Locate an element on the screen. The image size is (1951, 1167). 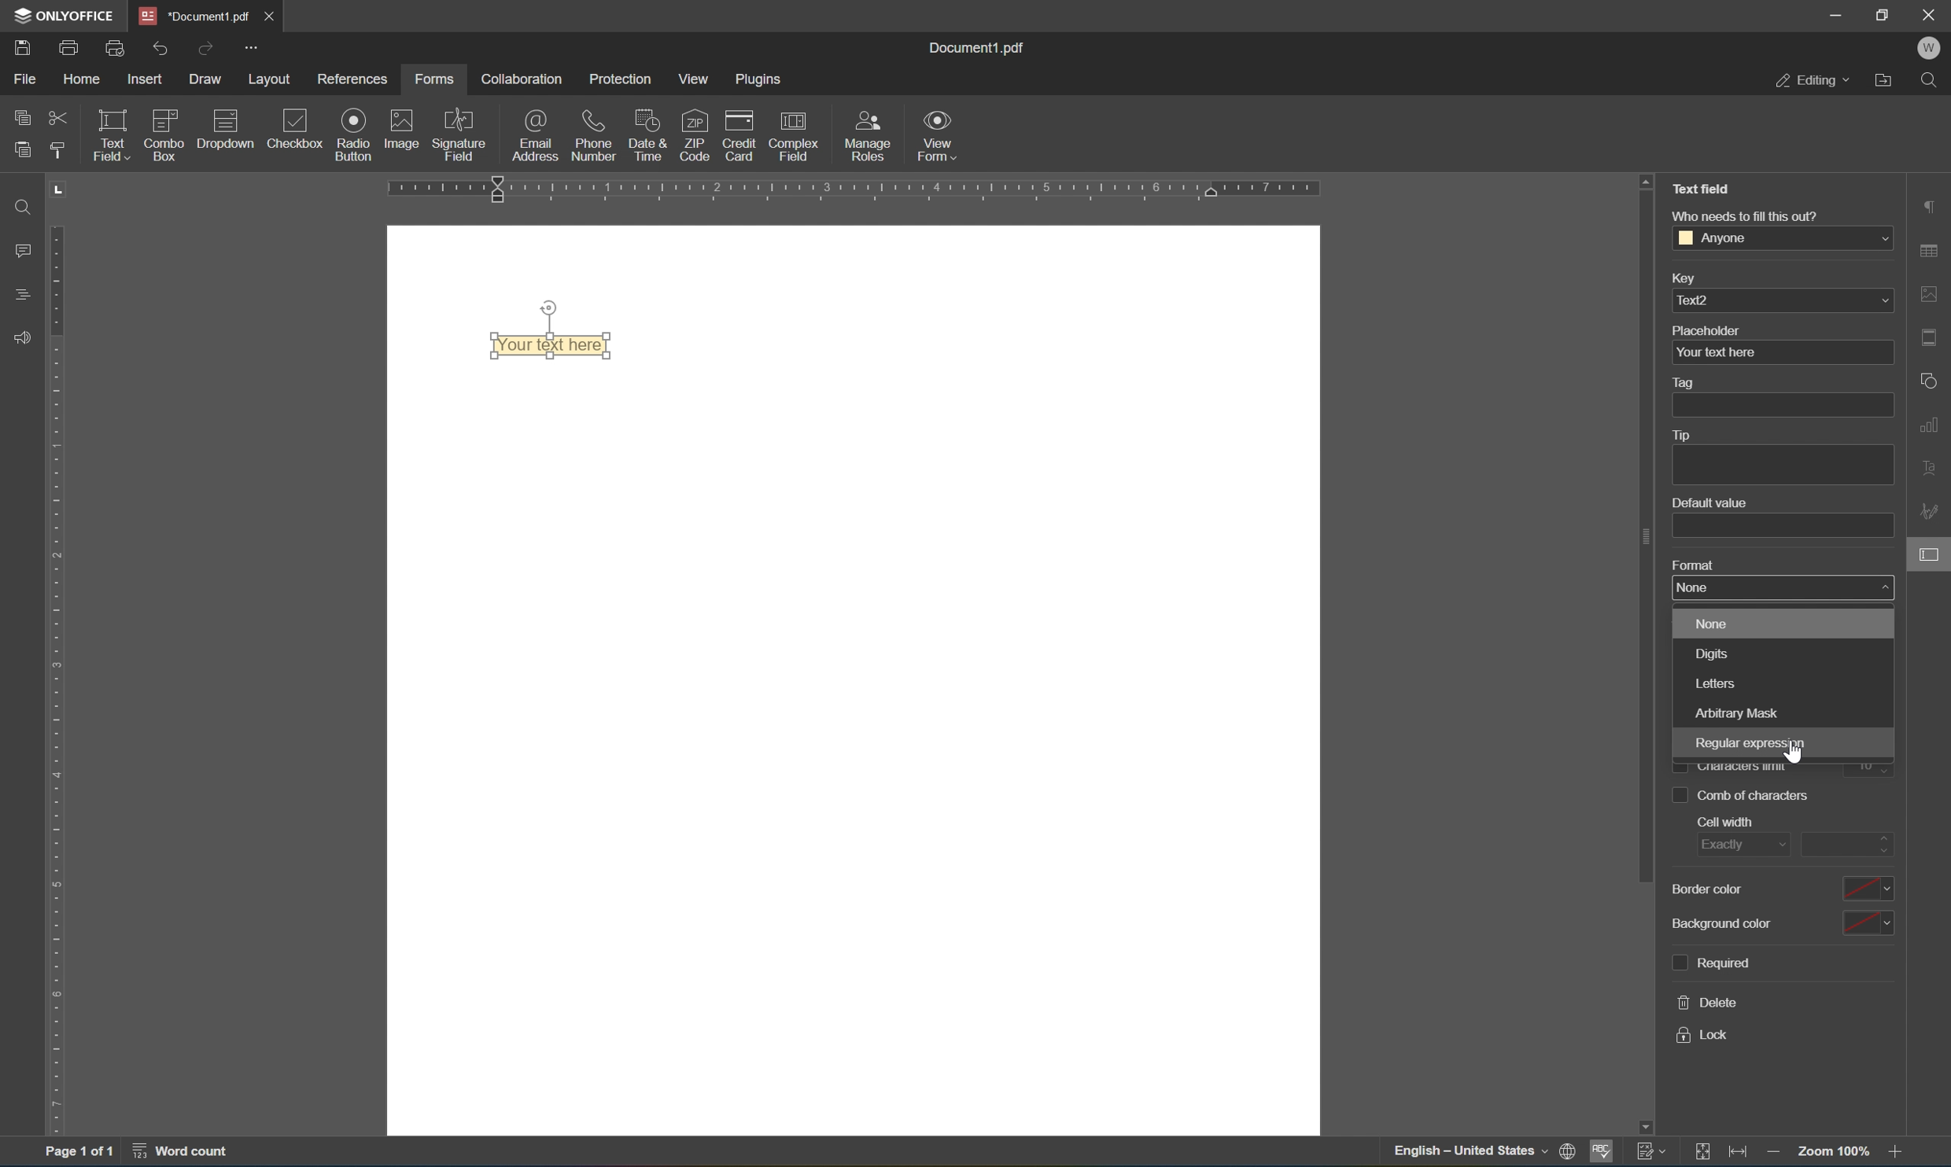
file is located at coordinates (21, 78).